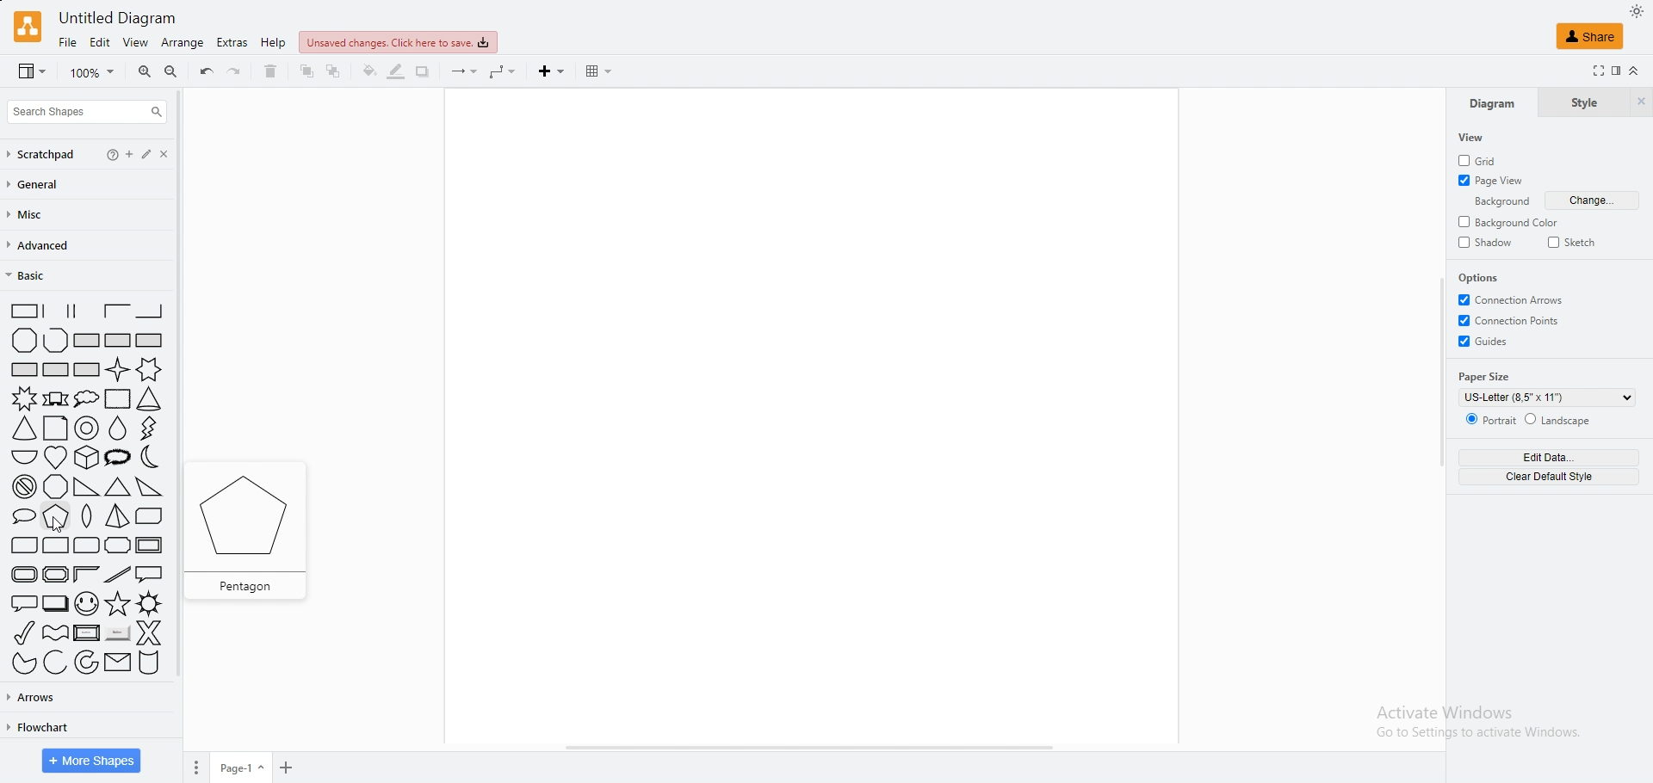  I want to click on advanced, so click(42, 246).